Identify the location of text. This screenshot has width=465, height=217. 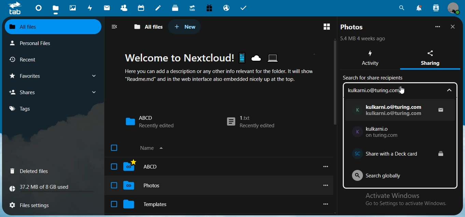
(42, 188).